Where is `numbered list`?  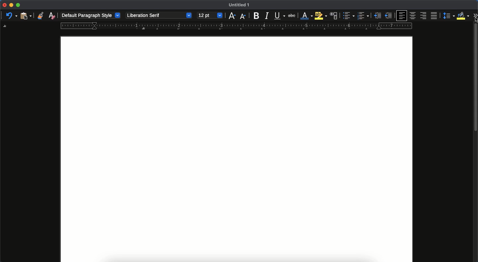
numbered list is located at coordinates (363, 16).